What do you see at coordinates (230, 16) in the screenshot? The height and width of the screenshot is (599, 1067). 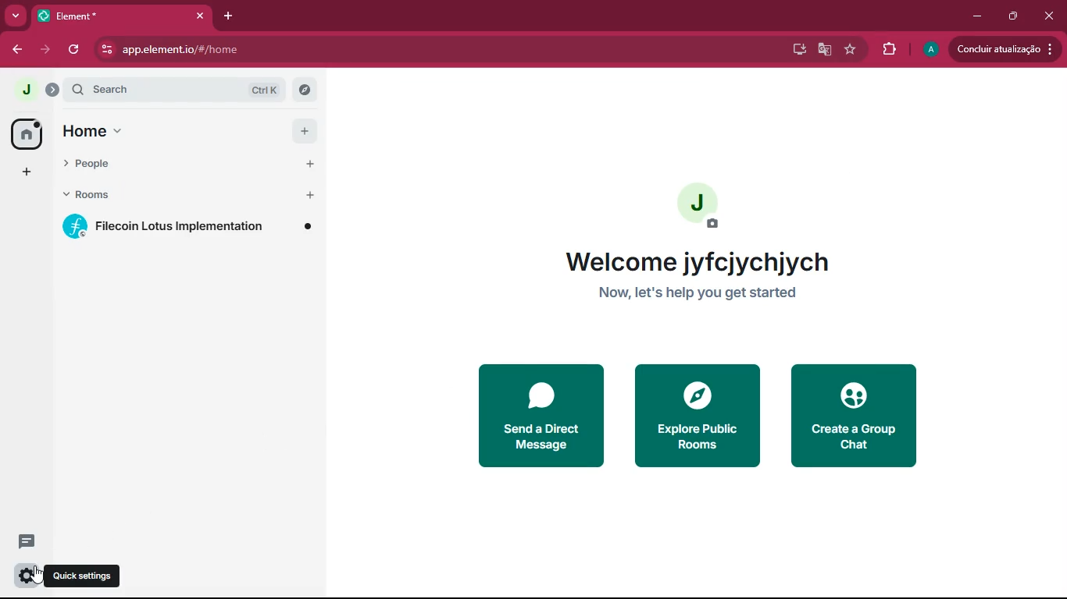 I see `add tab` at bounding box center [230, 16].